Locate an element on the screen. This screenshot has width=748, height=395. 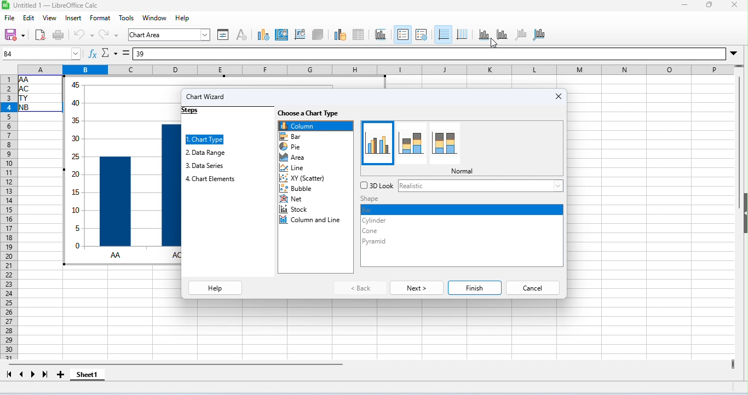
AC is located at coordinates (173, 255).